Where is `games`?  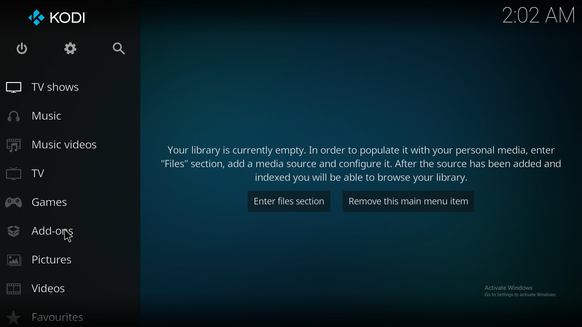
games is located at coordinates (40, 202).